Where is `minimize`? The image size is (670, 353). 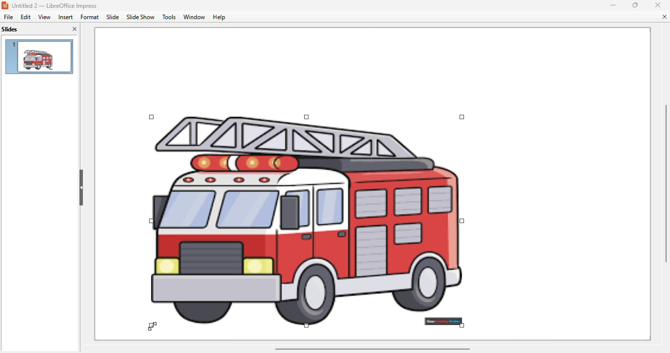 minimize is located at coordinates (614, 5).